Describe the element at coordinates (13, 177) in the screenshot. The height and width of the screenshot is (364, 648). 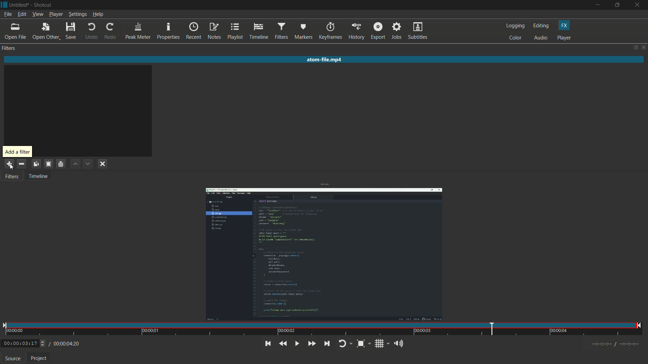
I see `filter tab` at that location.